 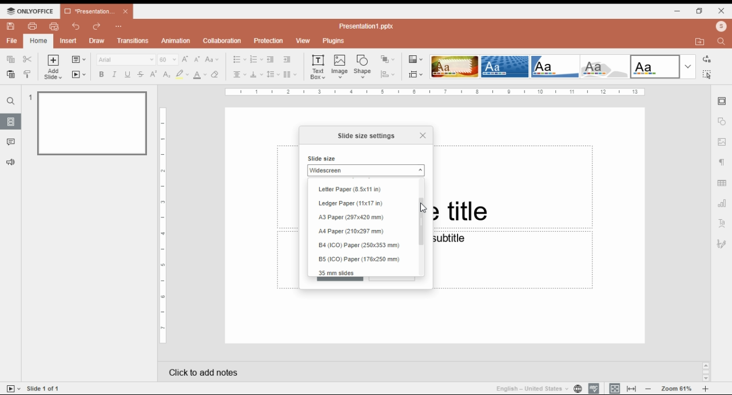 What do you see at coordinates (416, 74) in the screenshot?
I see `change slide size` at bounding box center [416, 74].